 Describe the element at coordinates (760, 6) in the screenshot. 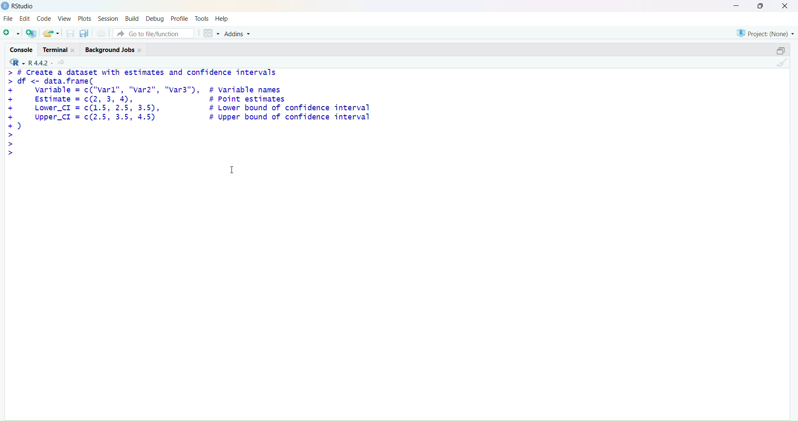

I see `maximiz` at that location.